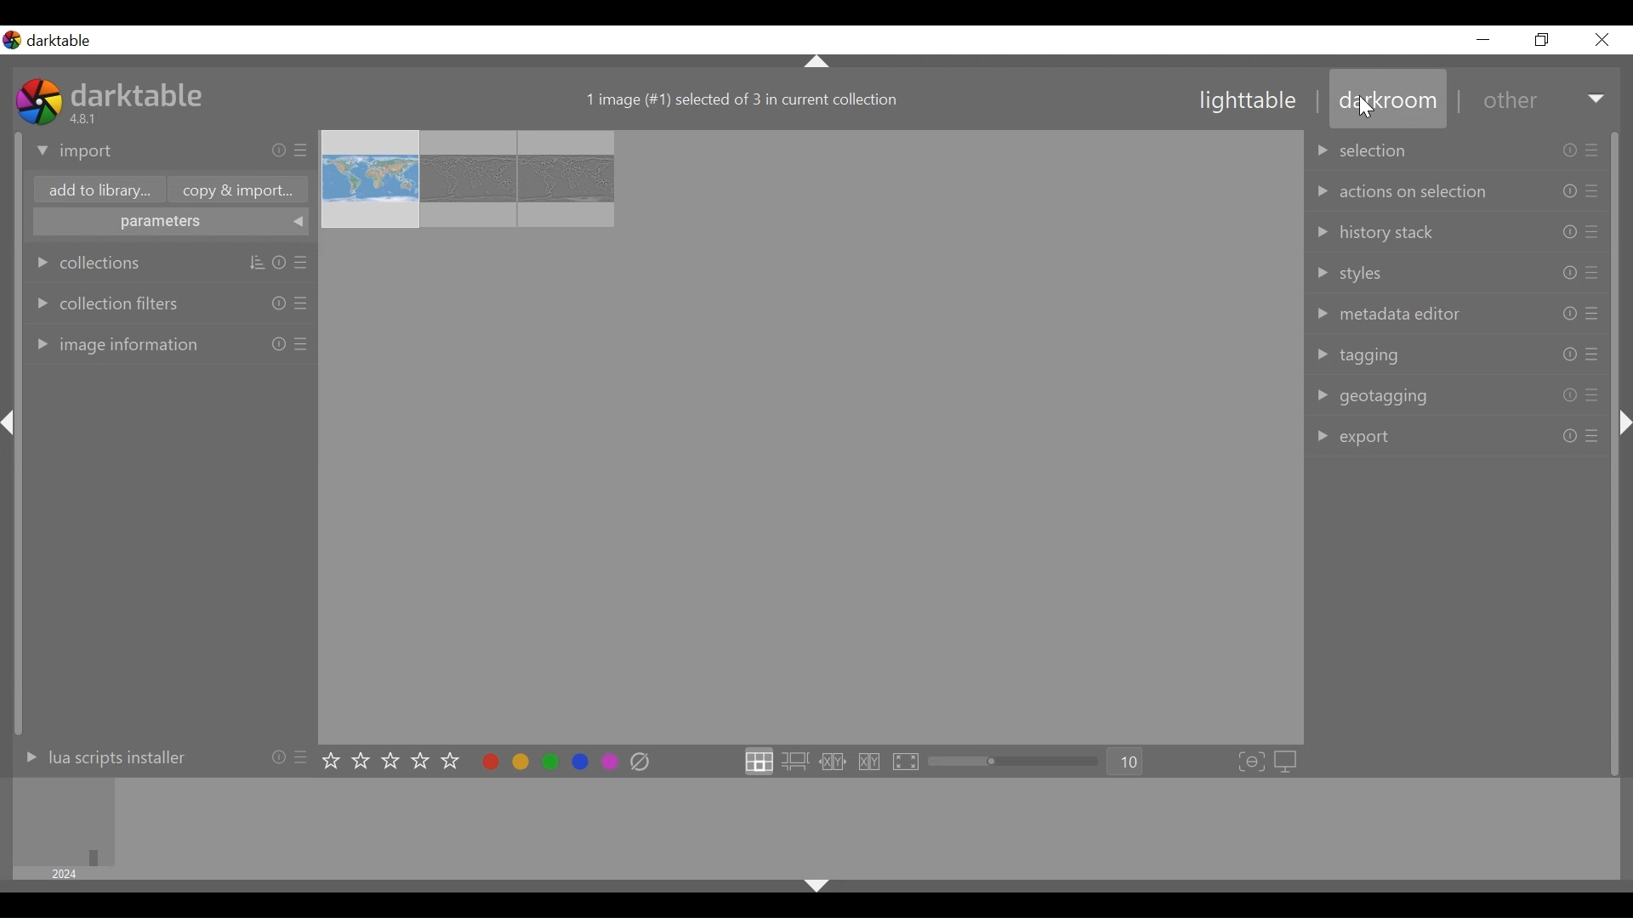  I want to click on cursor, so click(1366, 105).